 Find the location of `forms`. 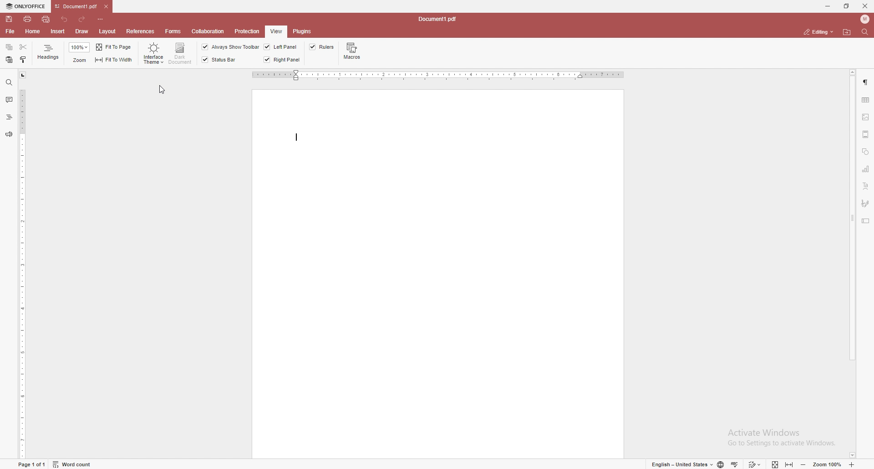

forms is located at coordinates (173, 31).